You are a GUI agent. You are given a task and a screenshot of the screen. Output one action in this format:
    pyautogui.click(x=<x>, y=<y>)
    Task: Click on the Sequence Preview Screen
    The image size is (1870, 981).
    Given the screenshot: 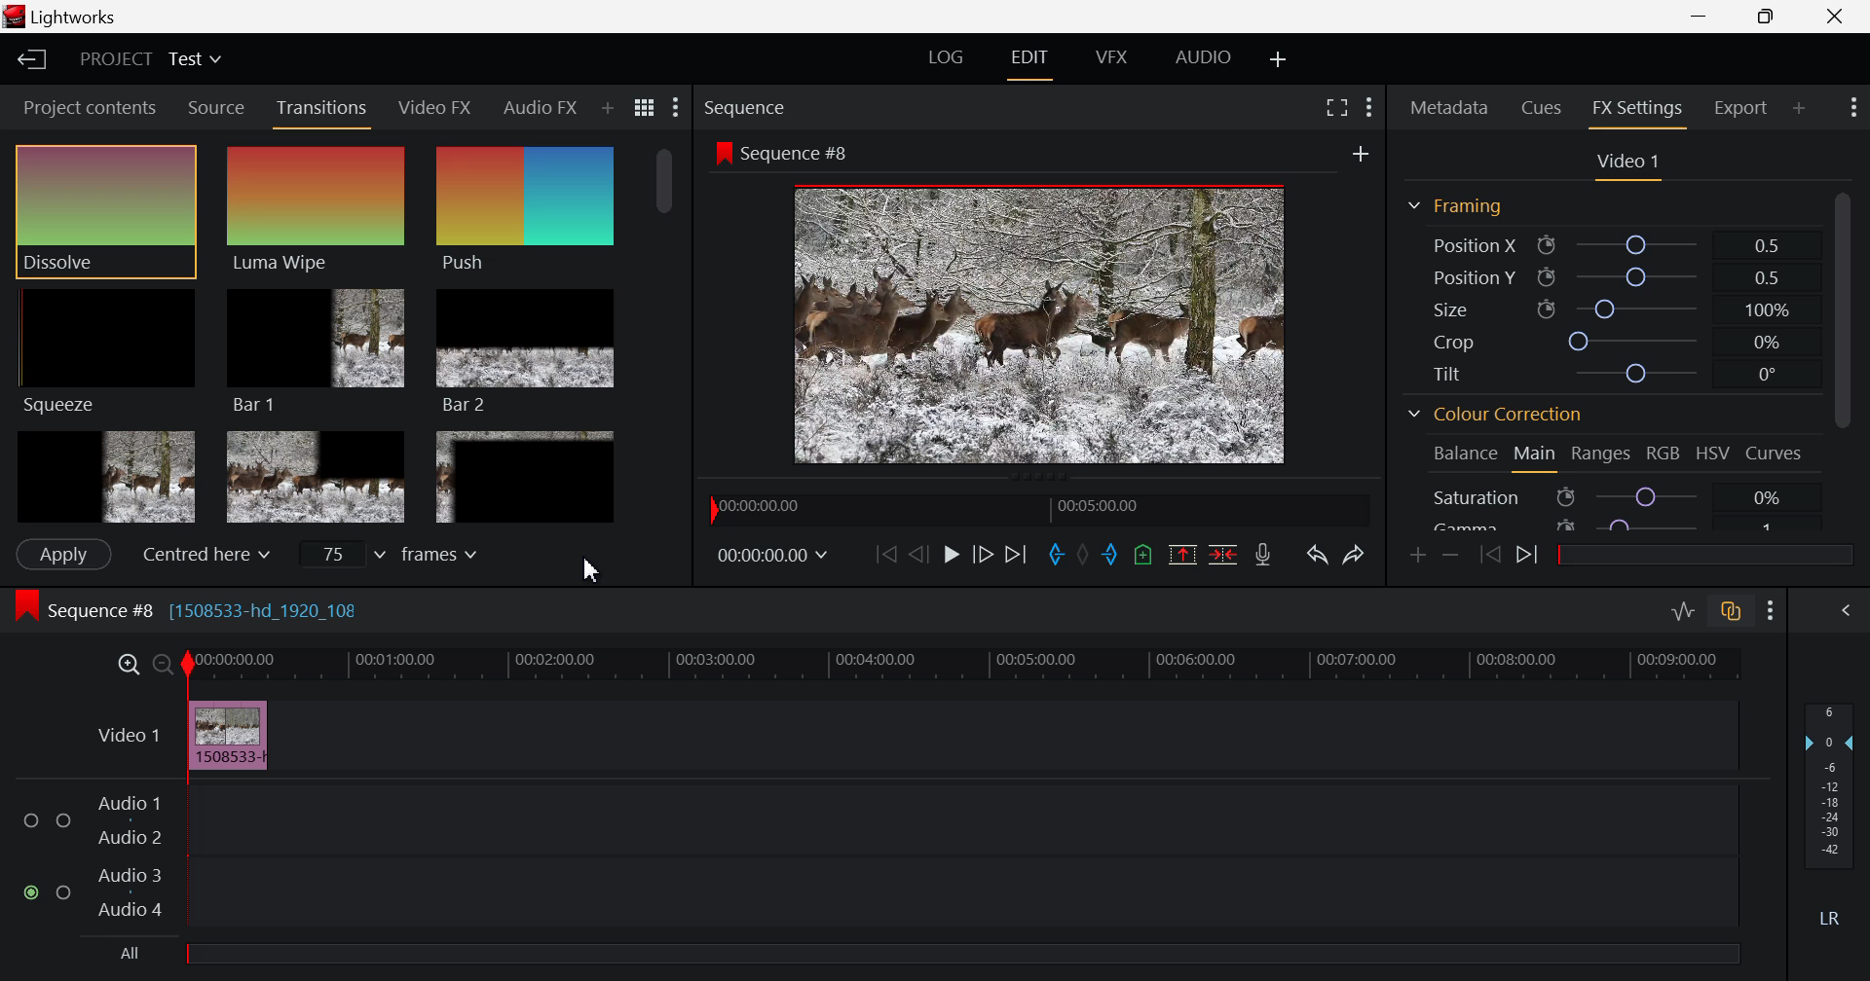 What is the action you would take?
    pyautogui.click(x=1044, y=324)
    